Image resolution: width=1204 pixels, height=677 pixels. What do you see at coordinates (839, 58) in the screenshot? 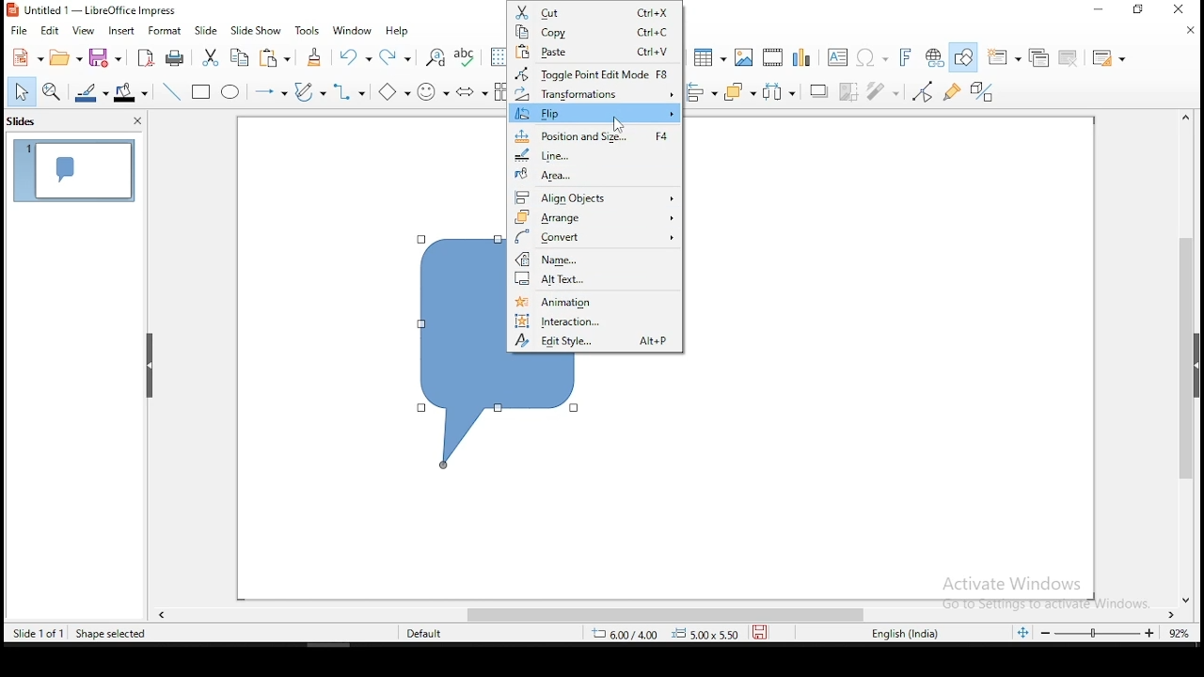
I see `text box` at bounding box center [839, 58].